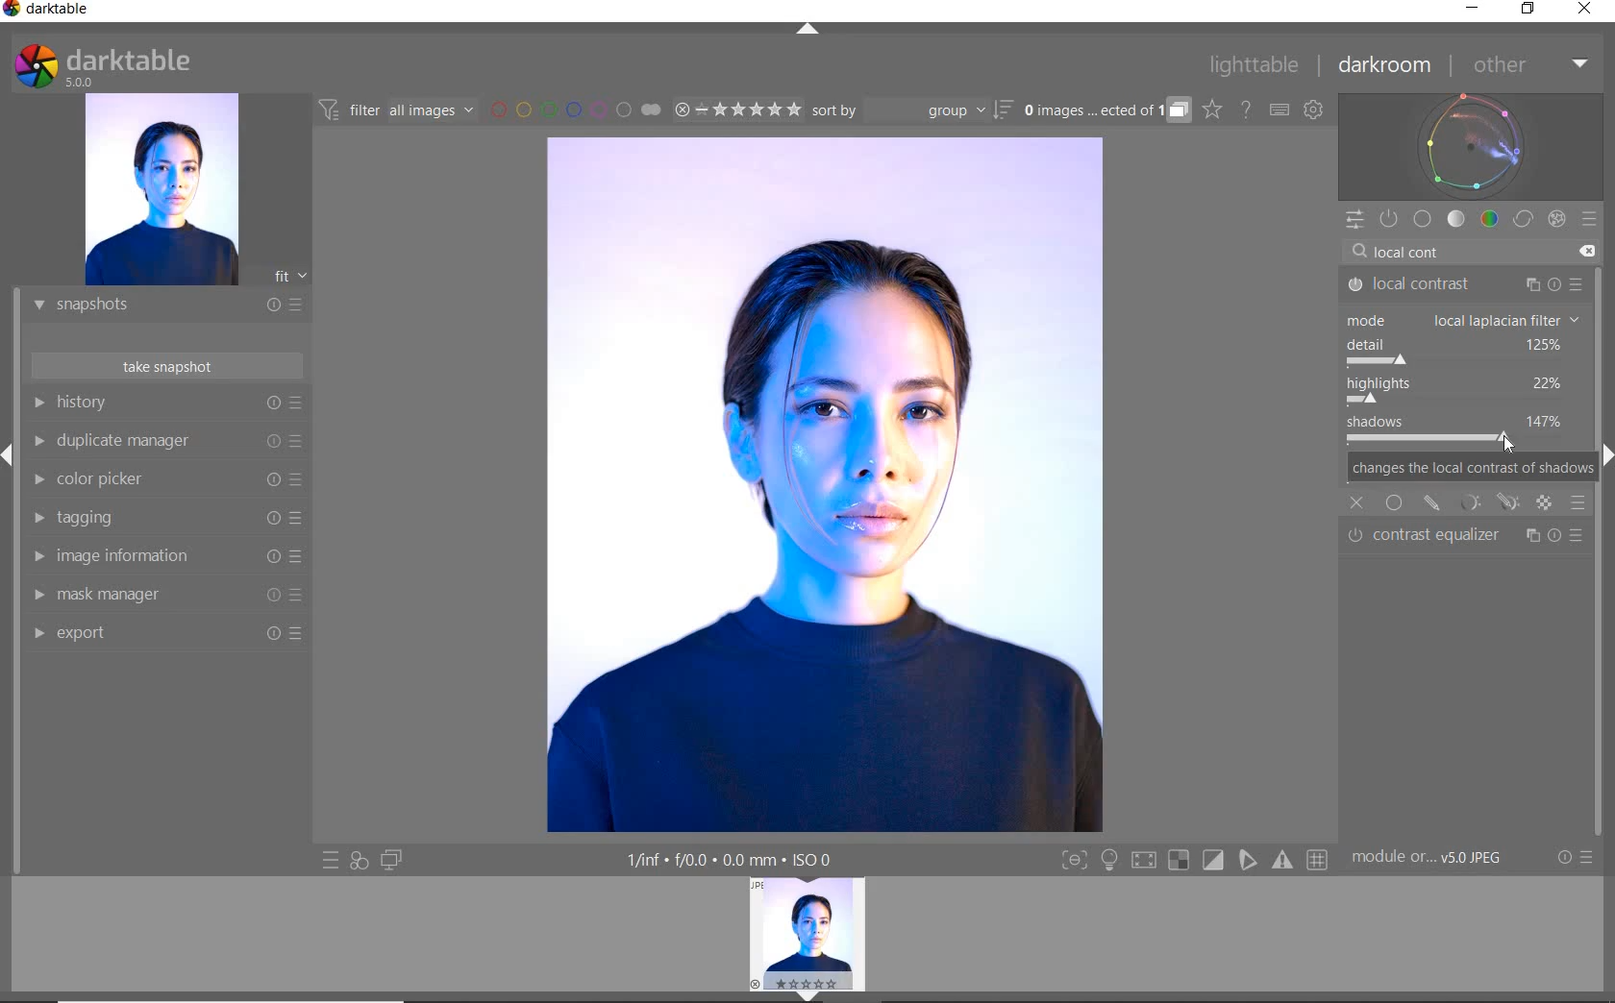 This screenshot has height=1003, width=1615. What do you see at coordinates (1255, 68) in the screenshot?
I see `LIGHTTABLE` at bounding box center [1255, 68].